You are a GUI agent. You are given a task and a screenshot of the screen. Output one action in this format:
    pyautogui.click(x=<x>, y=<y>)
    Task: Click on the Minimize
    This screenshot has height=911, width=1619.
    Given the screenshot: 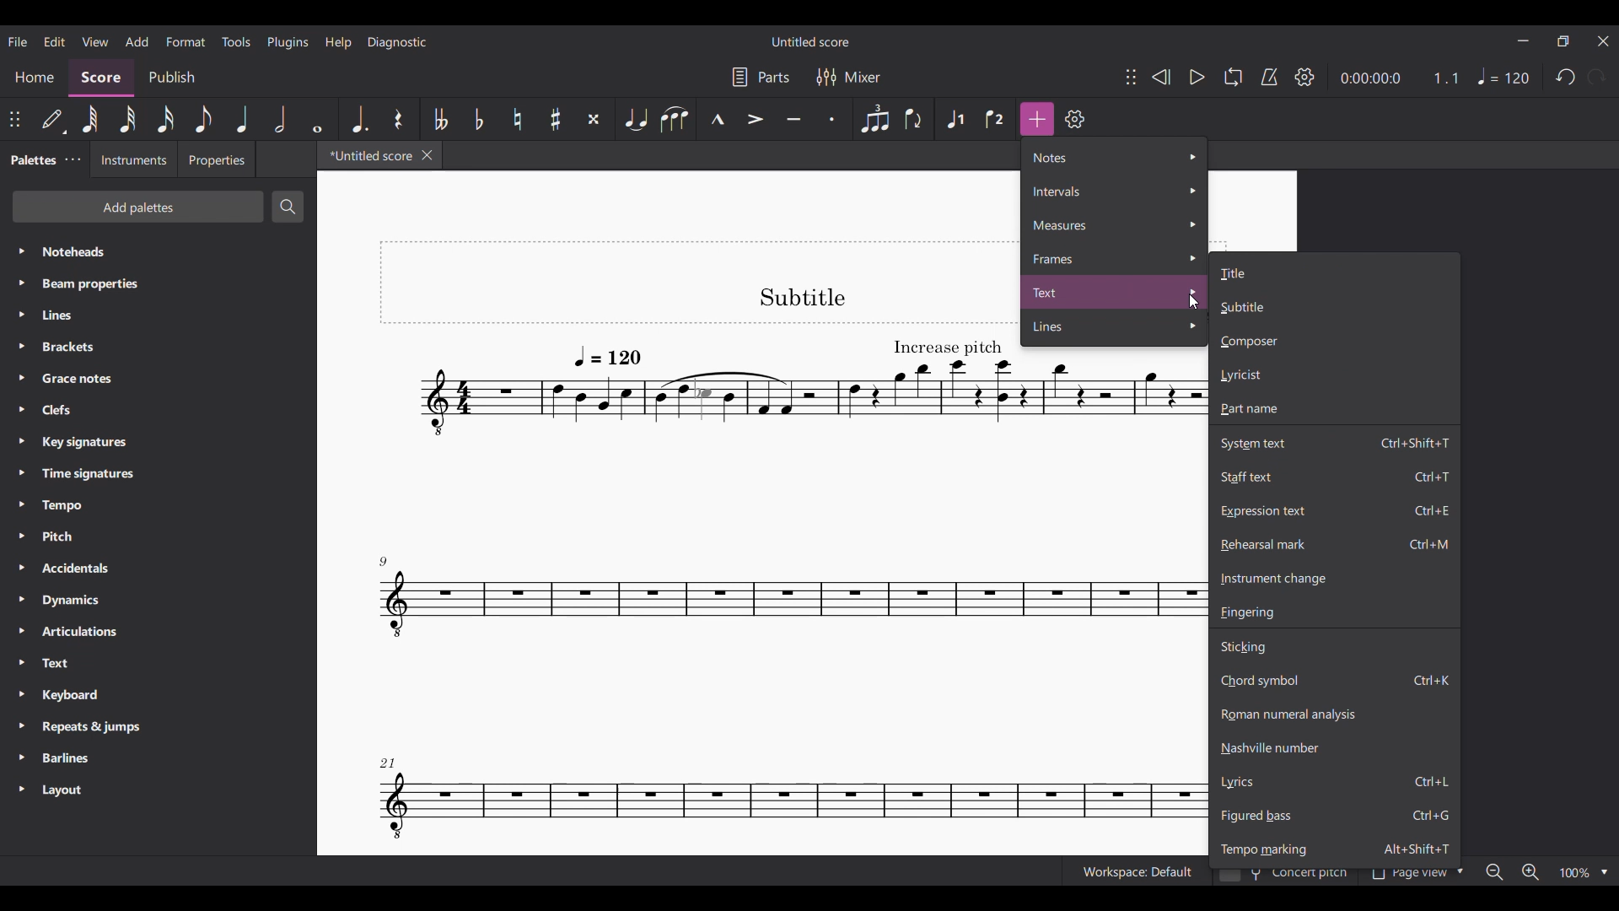 What is the action you would take?
    pyautogui.click(x=1523, y=40)
    